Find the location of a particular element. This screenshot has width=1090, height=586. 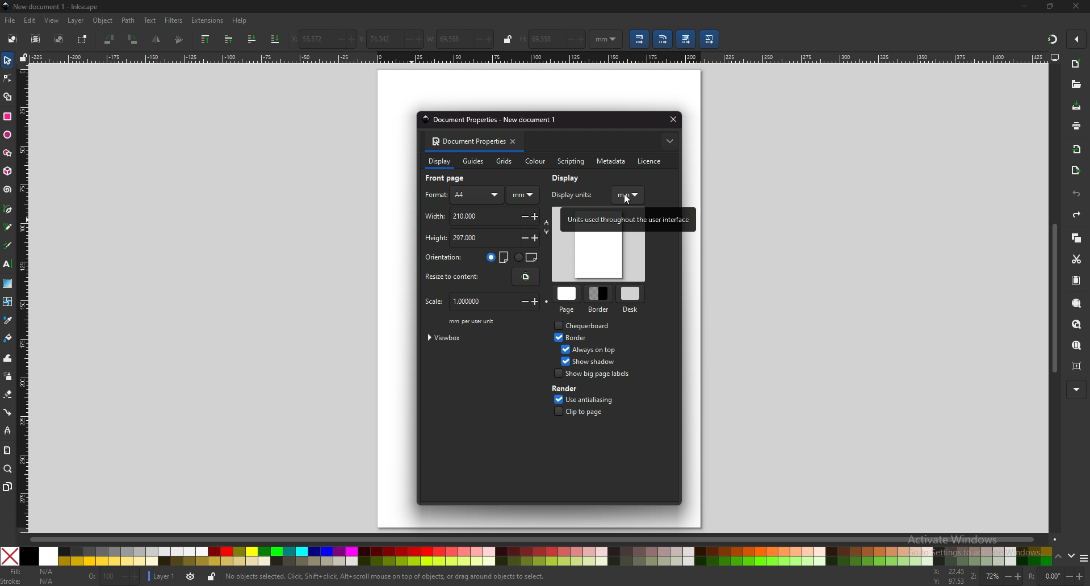

3d box is located at coordinates (7, 171).